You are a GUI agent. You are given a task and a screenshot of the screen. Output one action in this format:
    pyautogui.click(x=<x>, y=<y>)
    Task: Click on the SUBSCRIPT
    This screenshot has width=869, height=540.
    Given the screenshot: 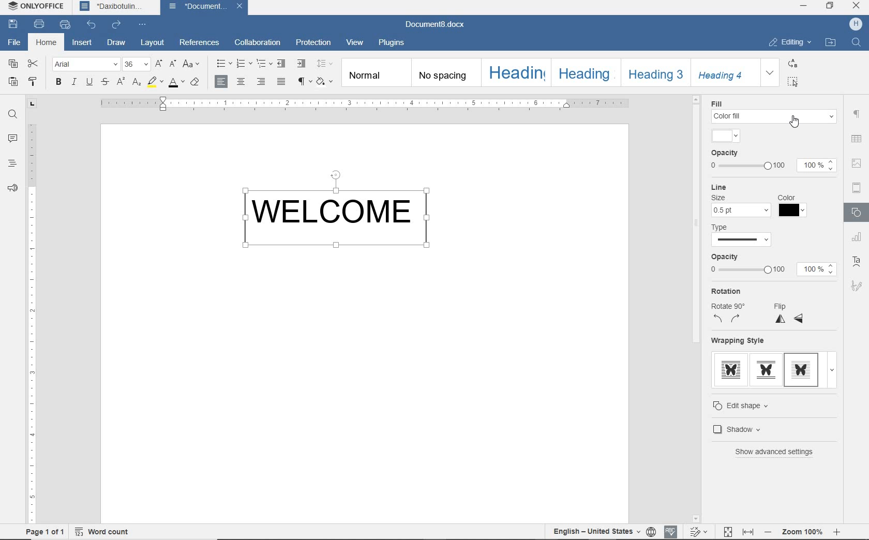 What is the action you would take?
    pyautogui.click(x=137, y=82)
    